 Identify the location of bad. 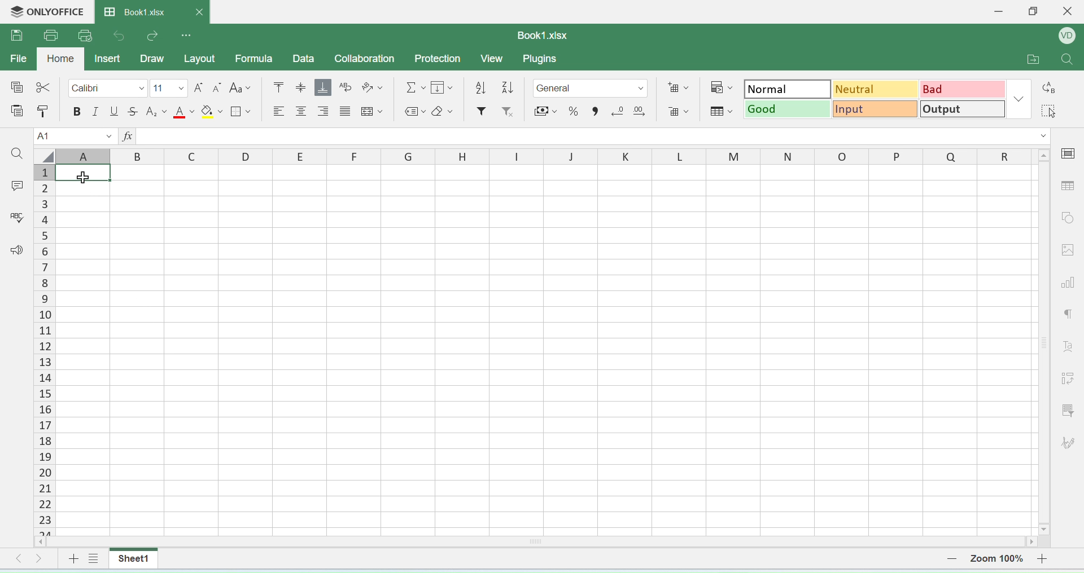
(961, 89).